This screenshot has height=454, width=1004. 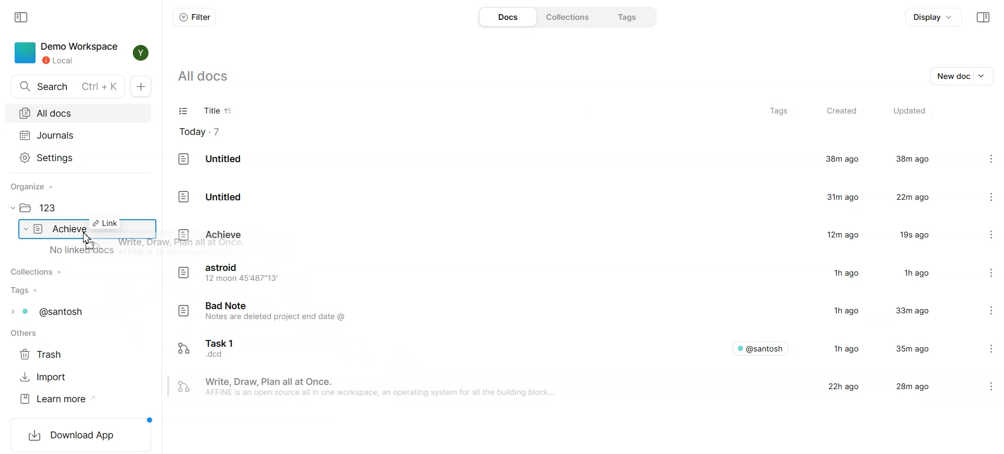 I want to click on Collapse sidebar, so click(x=22, y=16).